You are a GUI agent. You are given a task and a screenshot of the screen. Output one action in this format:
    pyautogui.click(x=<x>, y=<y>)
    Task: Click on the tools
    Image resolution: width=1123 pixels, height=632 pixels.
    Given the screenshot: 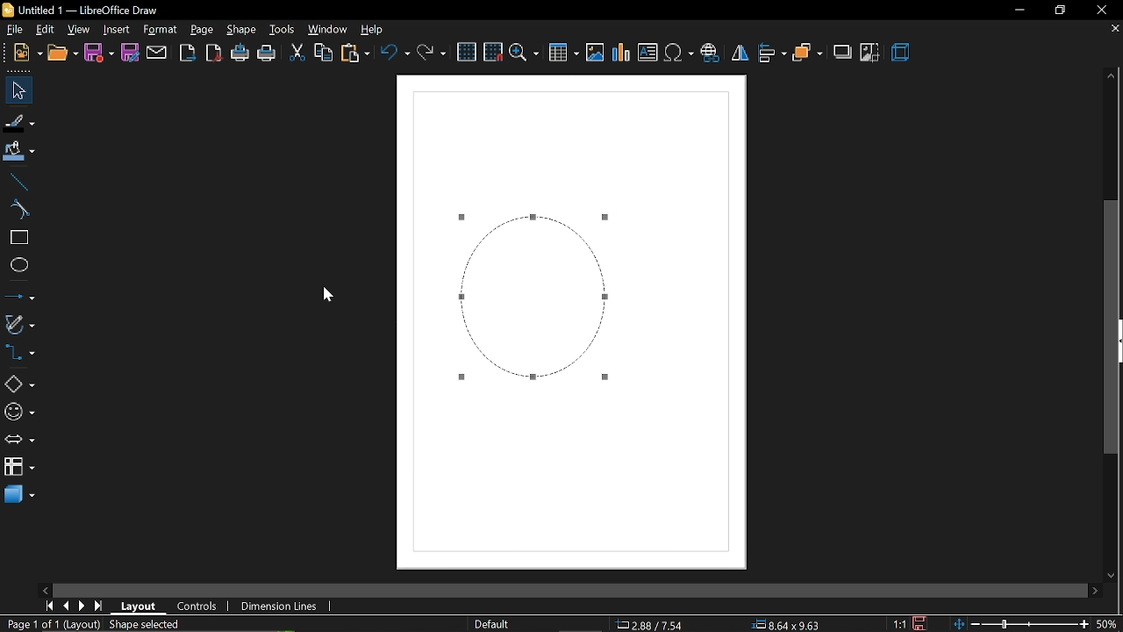 What is the action you would take?
    pyautogui.click(x=283, y=30)
    